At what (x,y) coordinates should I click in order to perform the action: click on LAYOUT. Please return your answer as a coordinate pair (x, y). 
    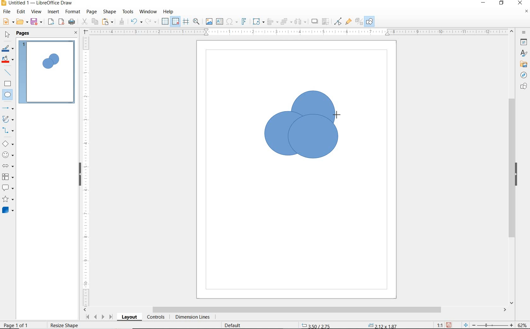
    Looking at the image, I should click on (129, 318).